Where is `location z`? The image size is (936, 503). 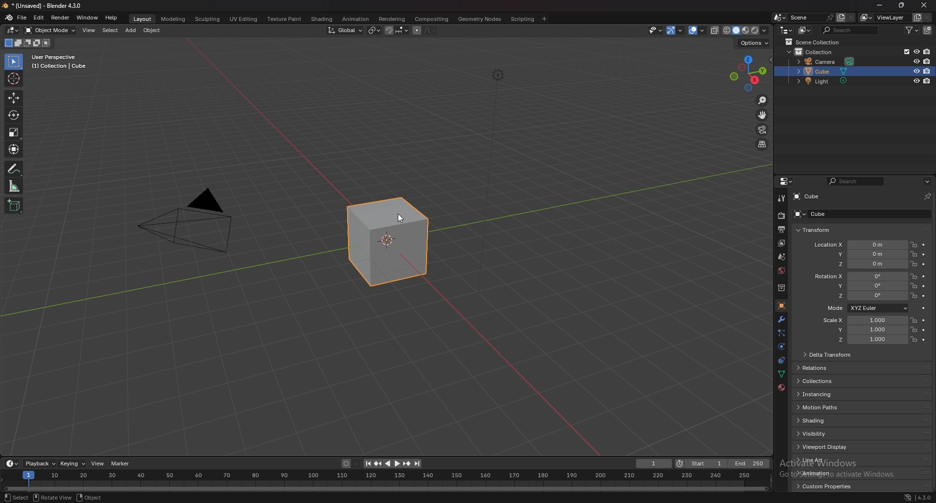 location z is located at coordinates (860, 264).